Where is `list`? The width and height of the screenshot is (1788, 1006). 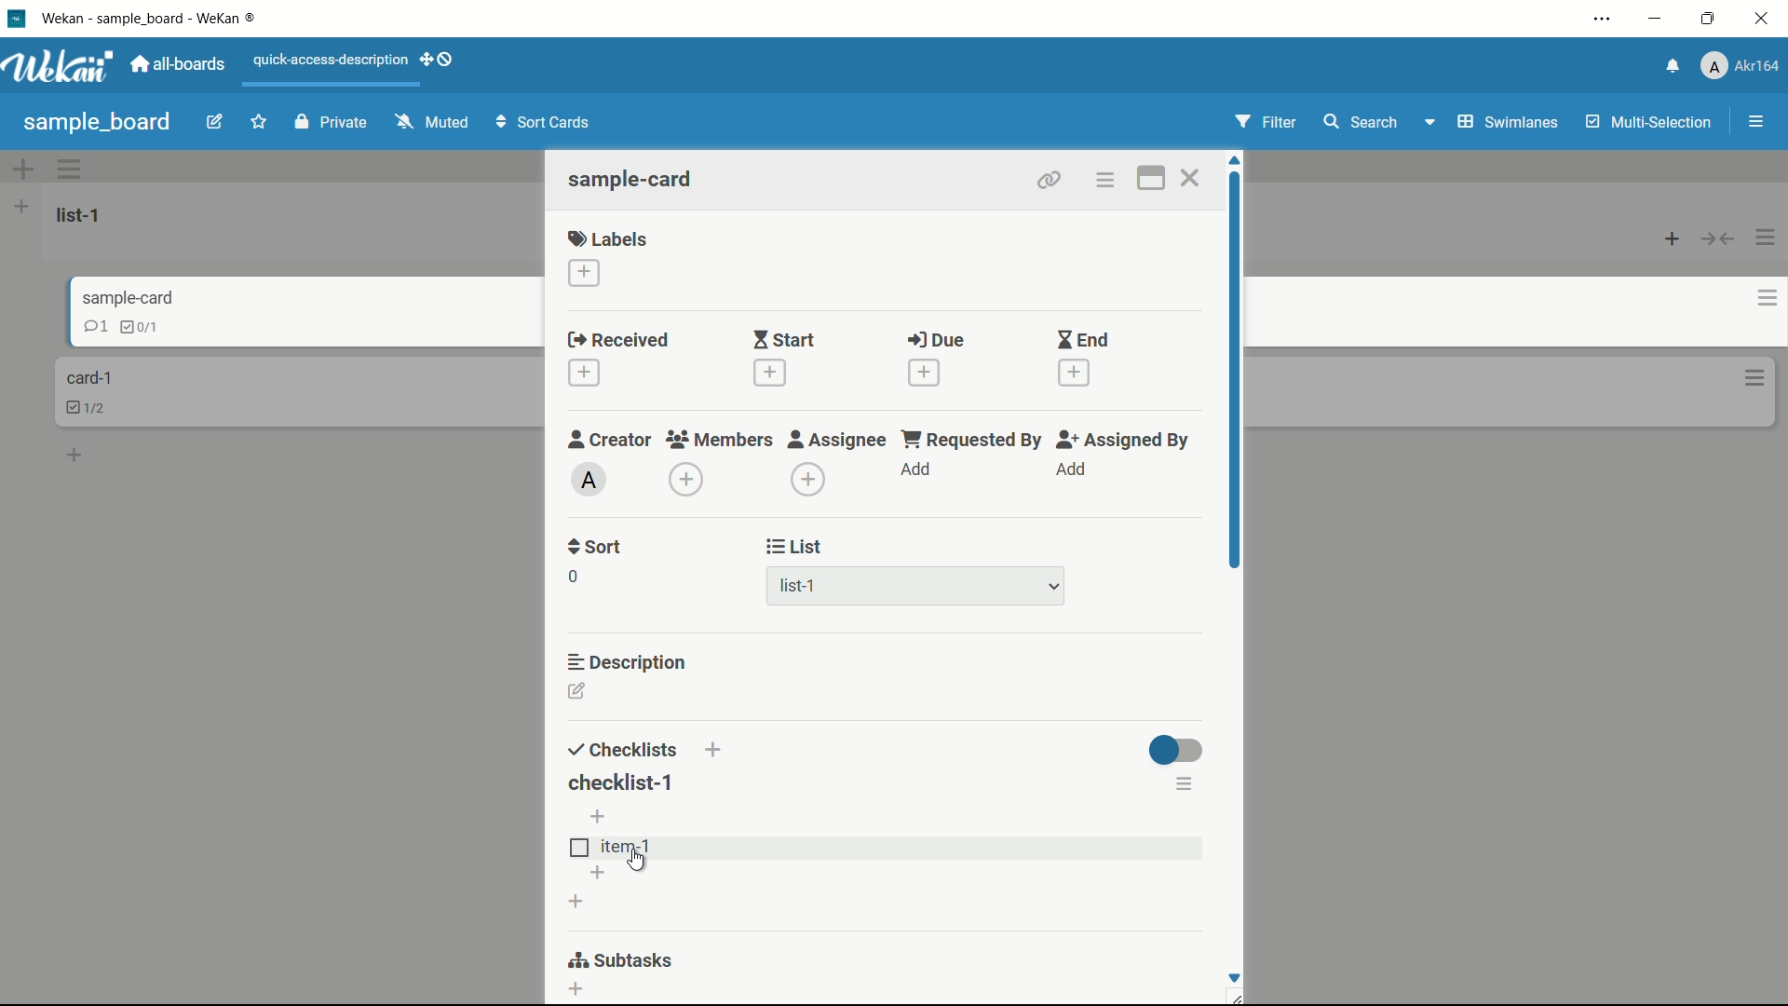 list is located at coordinates (797, 547).